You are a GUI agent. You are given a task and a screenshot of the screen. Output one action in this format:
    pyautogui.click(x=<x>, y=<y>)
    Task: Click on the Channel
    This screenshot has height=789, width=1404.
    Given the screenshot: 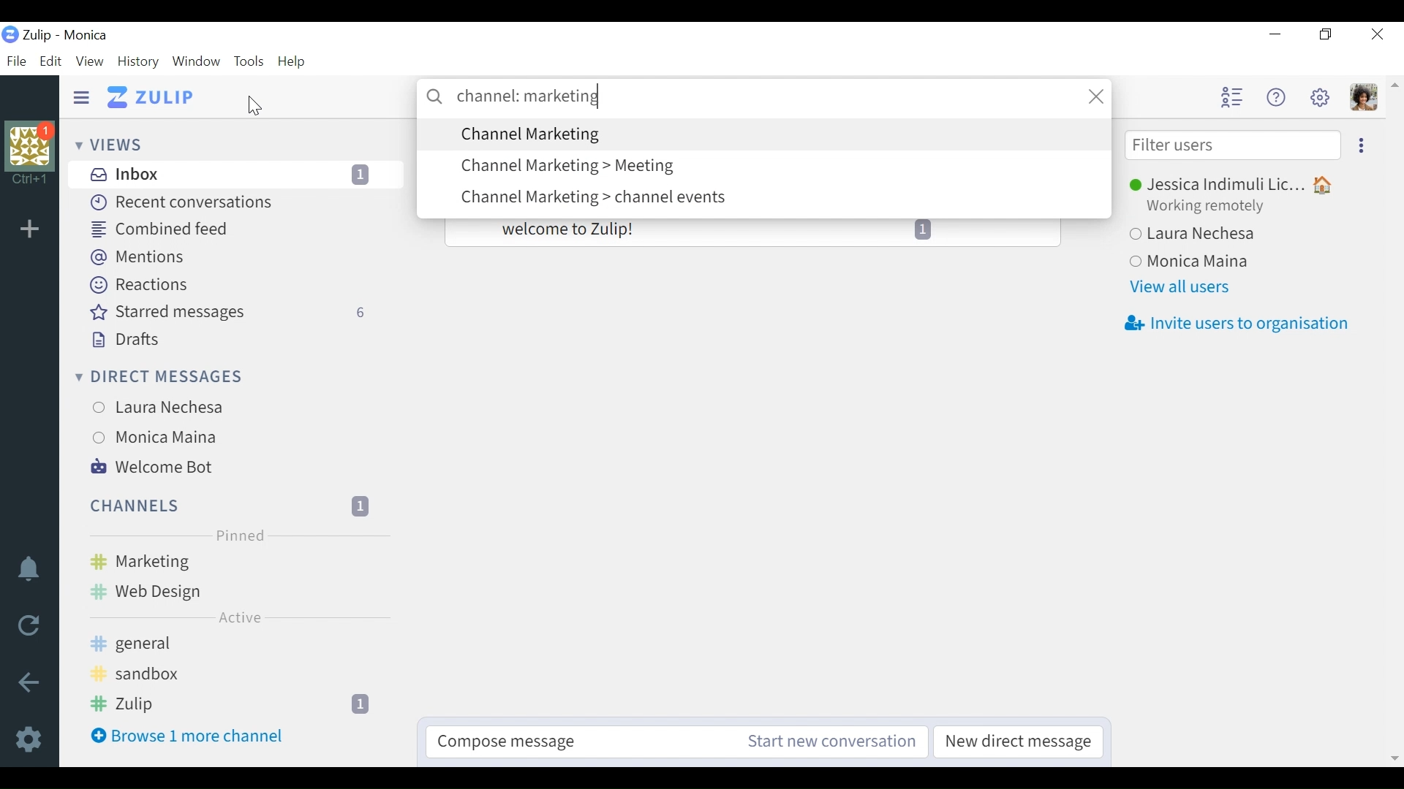 What is the action you would take?
    pyautogui.click(x=238, y=647)
    